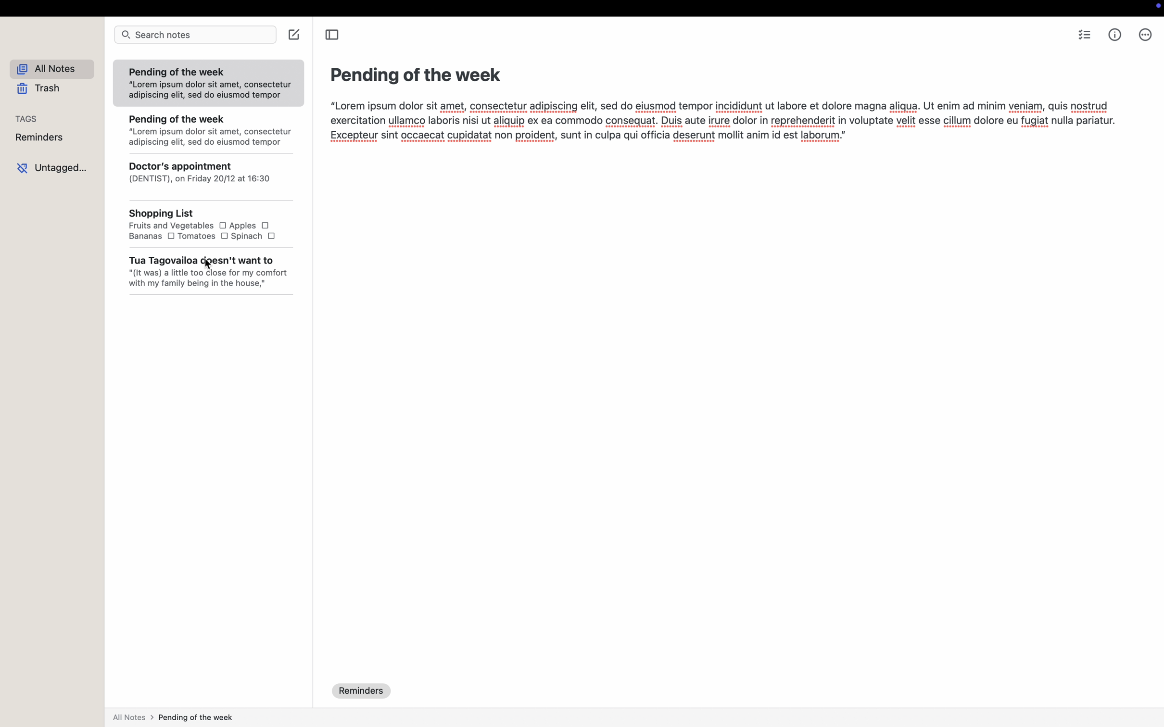 Image resolution: width=1164 pixels, height=727 pixels. Describe the element at coordinates (296, 35) in the screenshot. I see `create note` at that location.